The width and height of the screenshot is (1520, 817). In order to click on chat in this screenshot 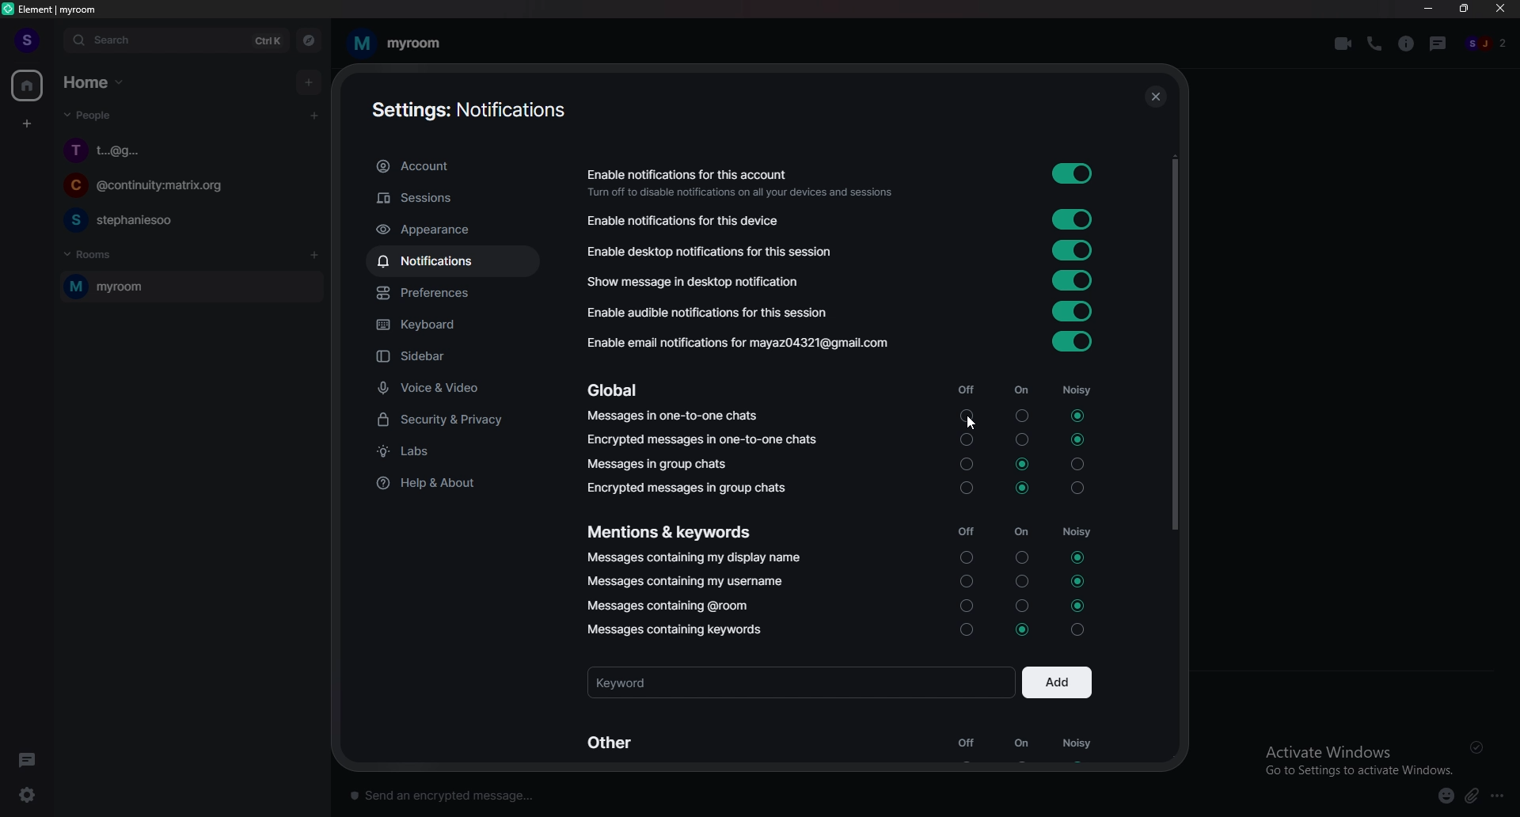, I will do `click(183, 151)`.